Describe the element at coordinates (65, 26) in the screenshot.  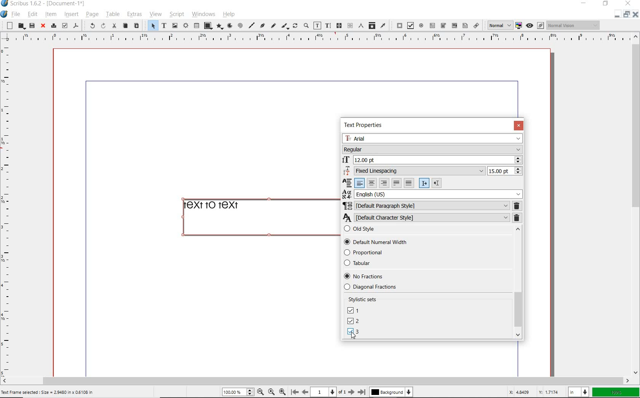
I see `preflight verifier` at that location.